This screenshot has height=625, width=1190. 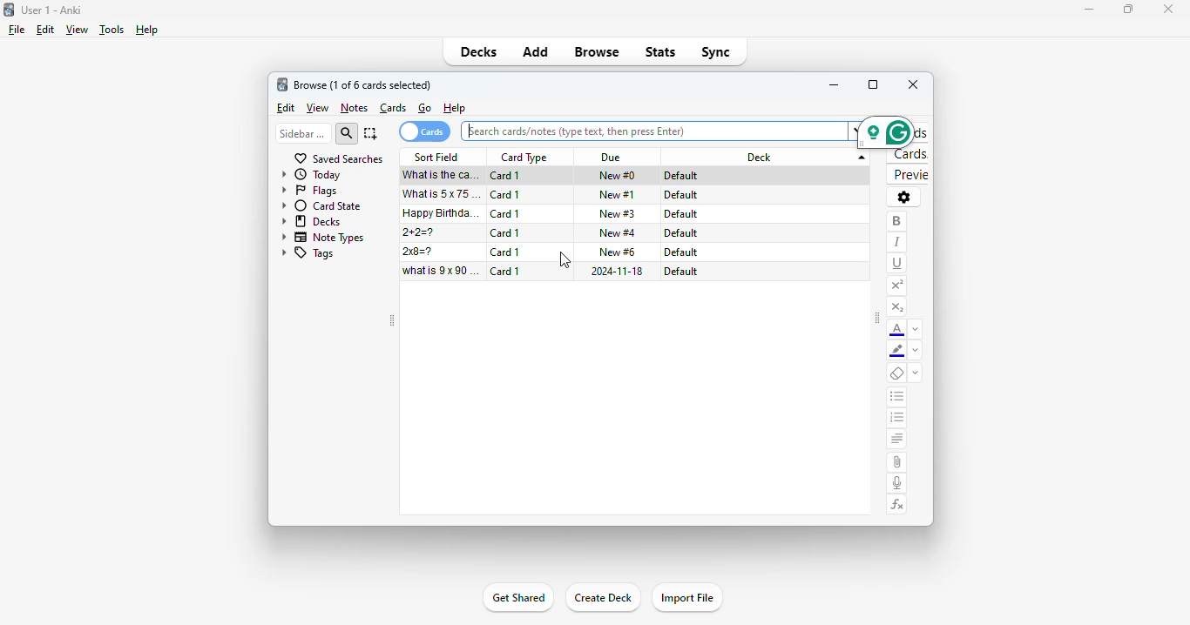 What do you see at coordinates (302, 133) in the screenshot?
I see `sidebar filter` at bounding box center [302, 133].